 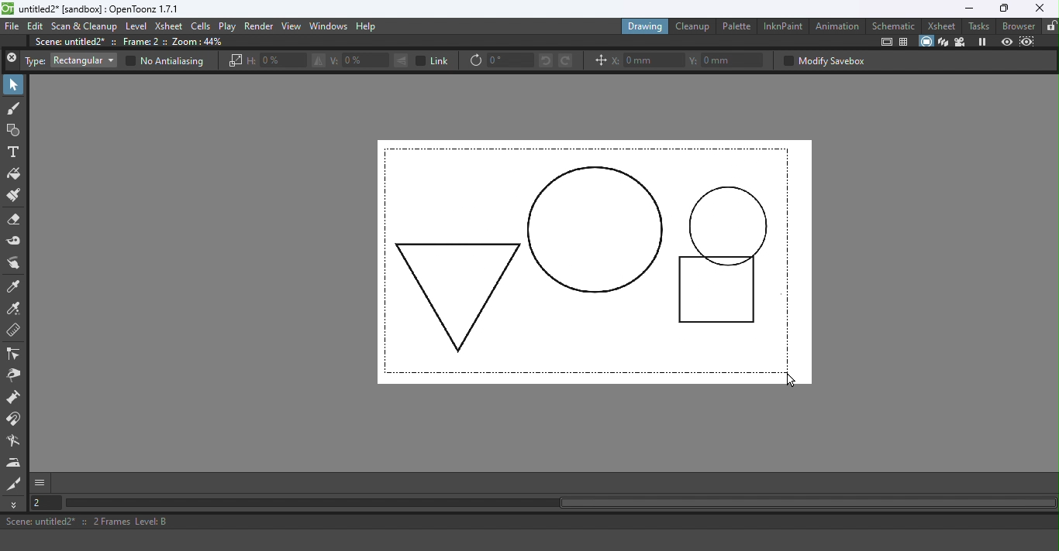 I want to click on Cutter tool, so click(x=14, y=484).